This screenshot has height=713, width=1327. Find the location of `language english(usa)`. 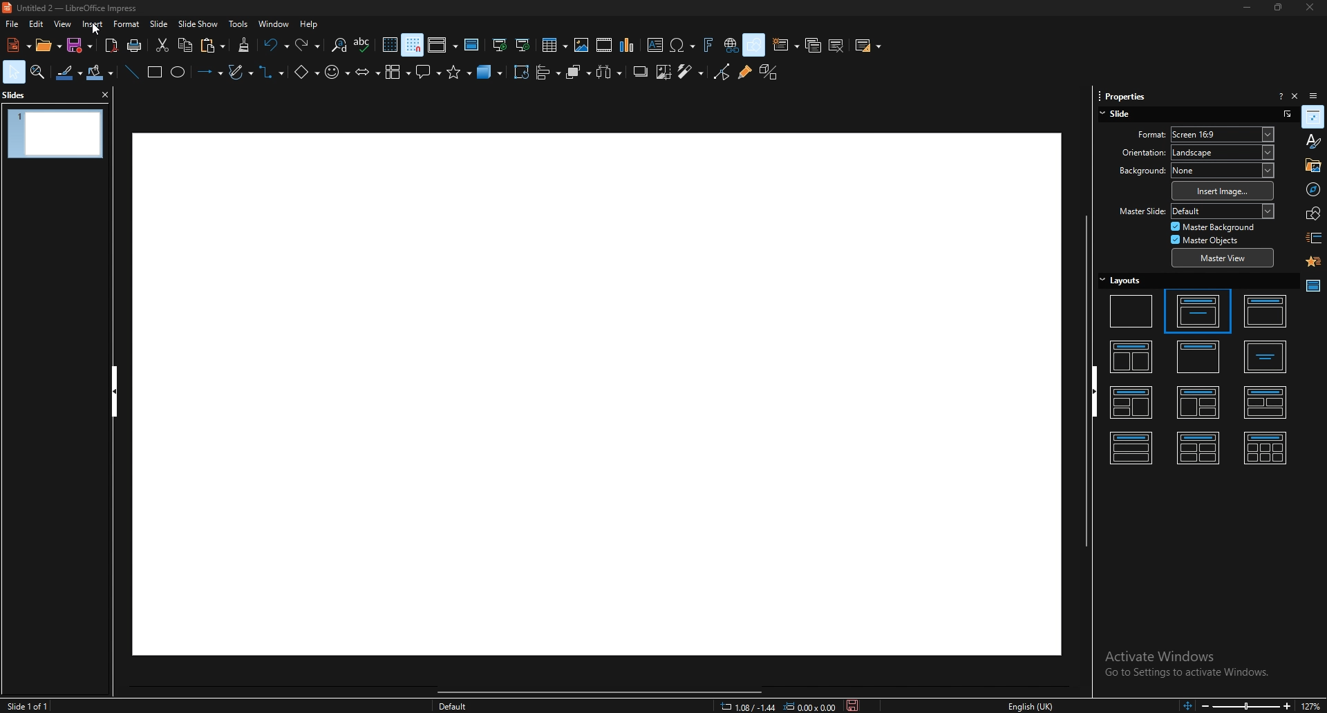

language english(usa) is located at coordinates (1030, 705).